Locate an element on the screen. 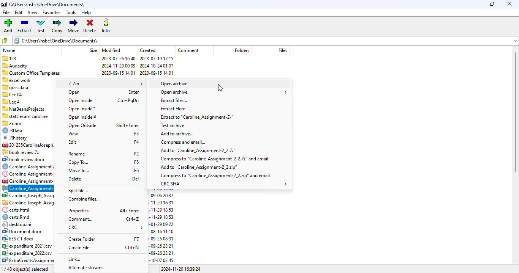  ® Rhistory 92456 2024-02-2800:24 2022-11-26 17:25 is located at coordinates (27, 137).